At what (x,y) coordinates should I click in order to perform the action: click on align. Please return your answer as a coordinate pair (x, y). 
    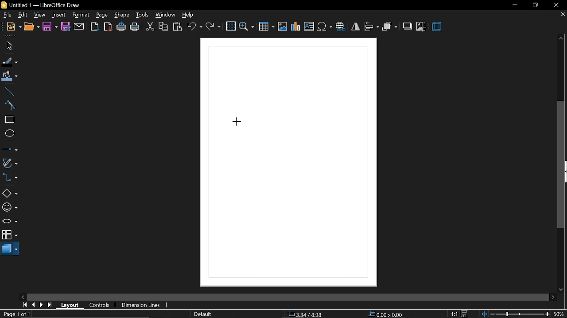
    Looking at the image, I should click on (372, 27).